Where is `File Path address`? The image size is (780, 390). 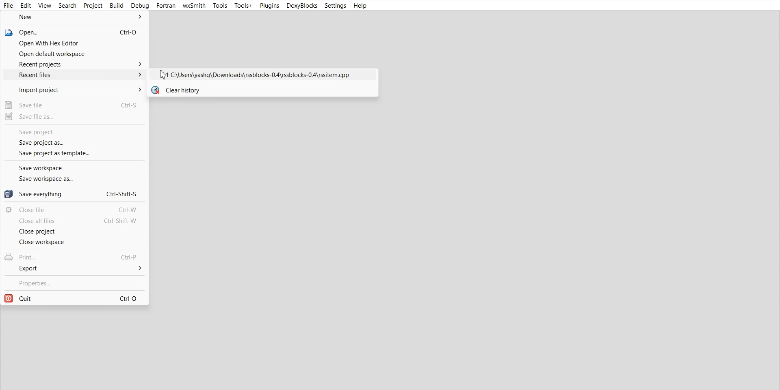
File Path address is located at coordinates (262, 75).